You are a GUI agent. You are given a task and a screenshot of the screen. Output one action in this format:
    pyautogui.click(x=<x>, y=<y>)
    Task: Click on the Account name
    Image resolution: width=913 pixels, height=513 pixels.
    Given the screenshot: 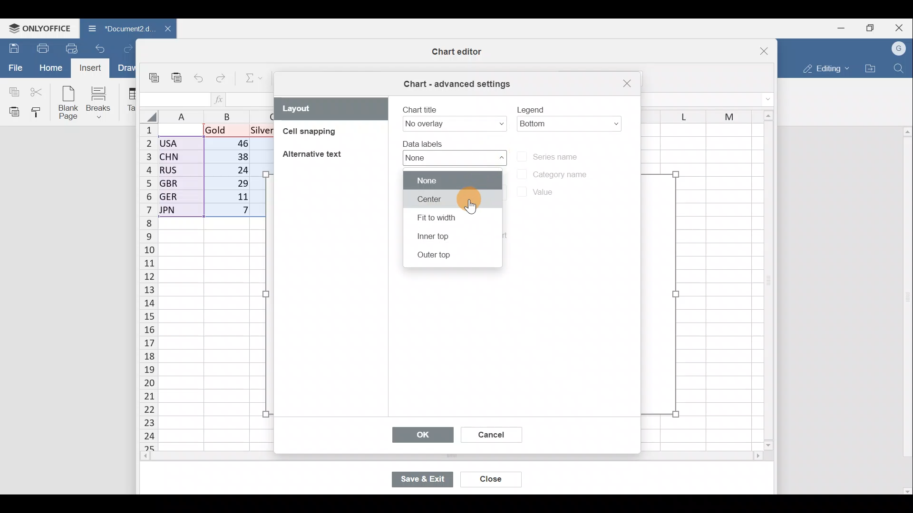 What is the action you would take?
    pyautogui.click(x=899, y=49)
    